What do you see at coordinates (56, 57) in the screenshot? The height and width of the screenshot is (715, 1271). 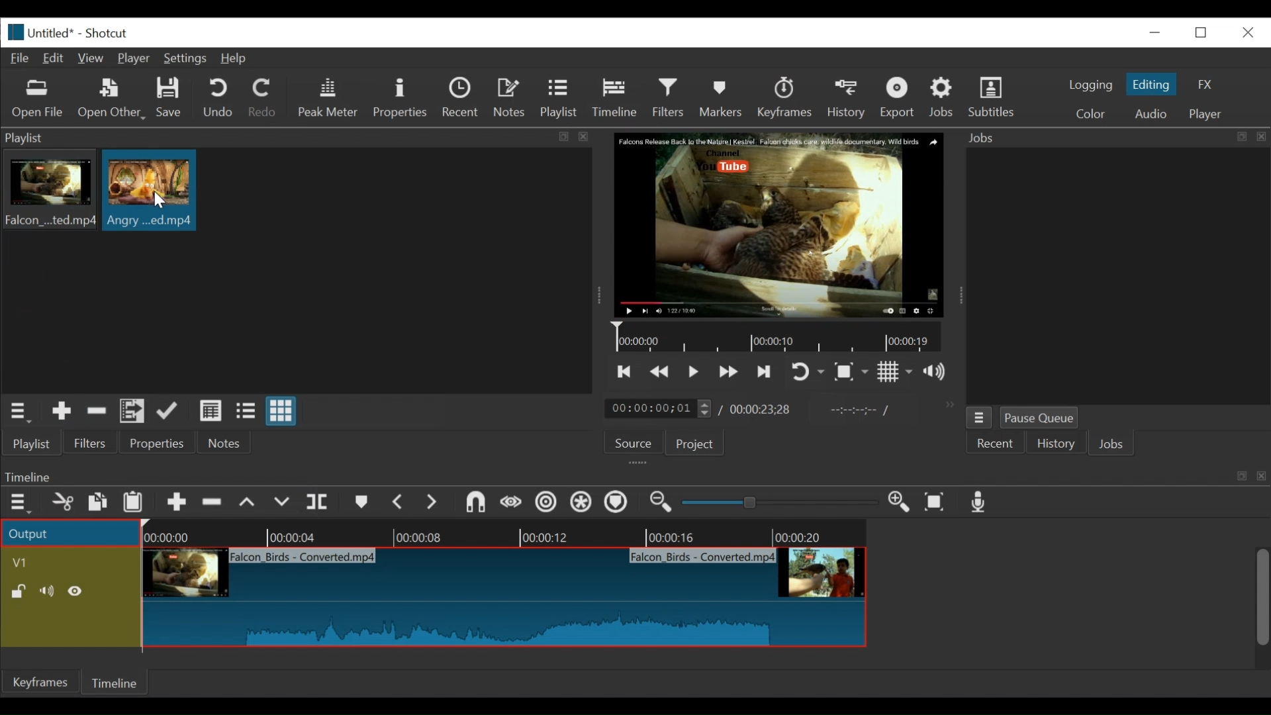 I see `Edit` at bounding box center [56, 57].